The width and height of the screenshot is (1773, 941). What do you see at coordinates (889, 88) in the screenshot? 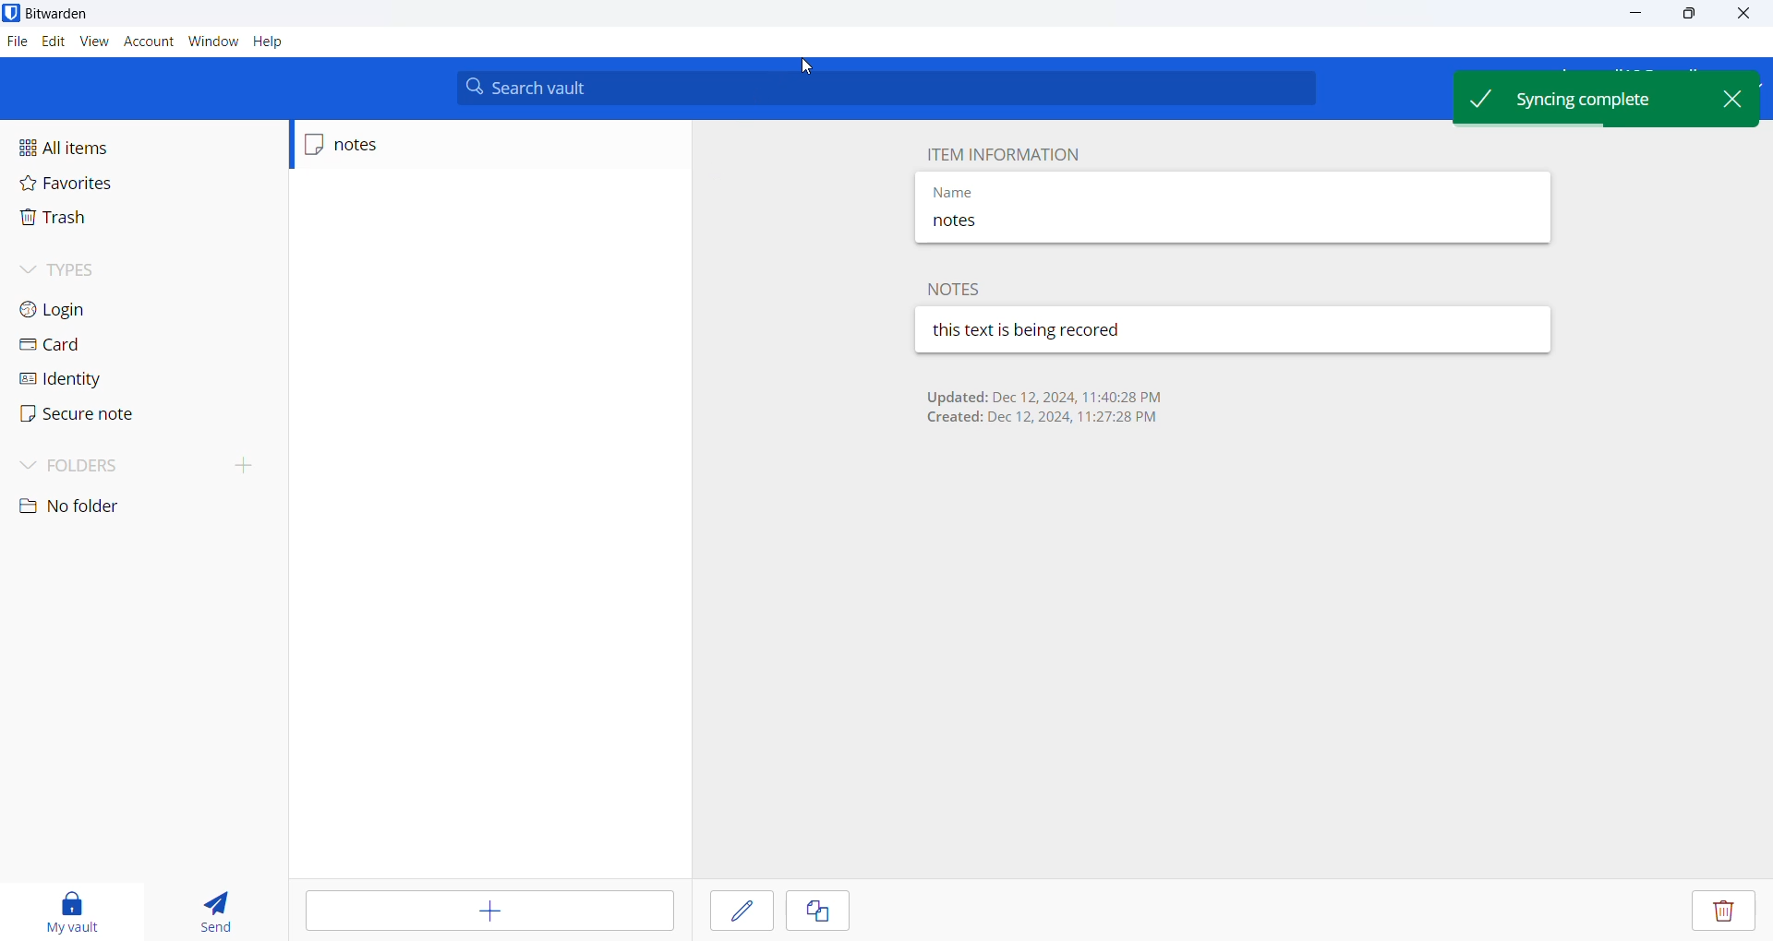
I see `search vault` at bounding box center [889, 88].